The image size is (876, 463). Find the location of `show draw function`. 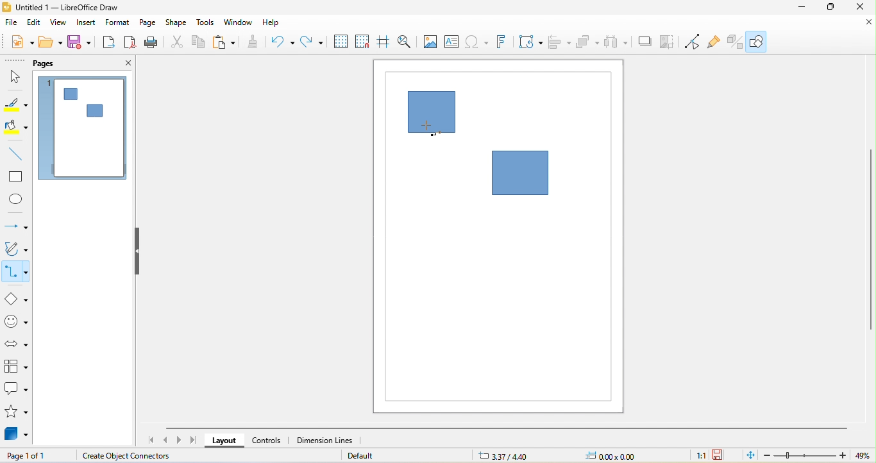

show draw function is located at coordinates (761, 41).